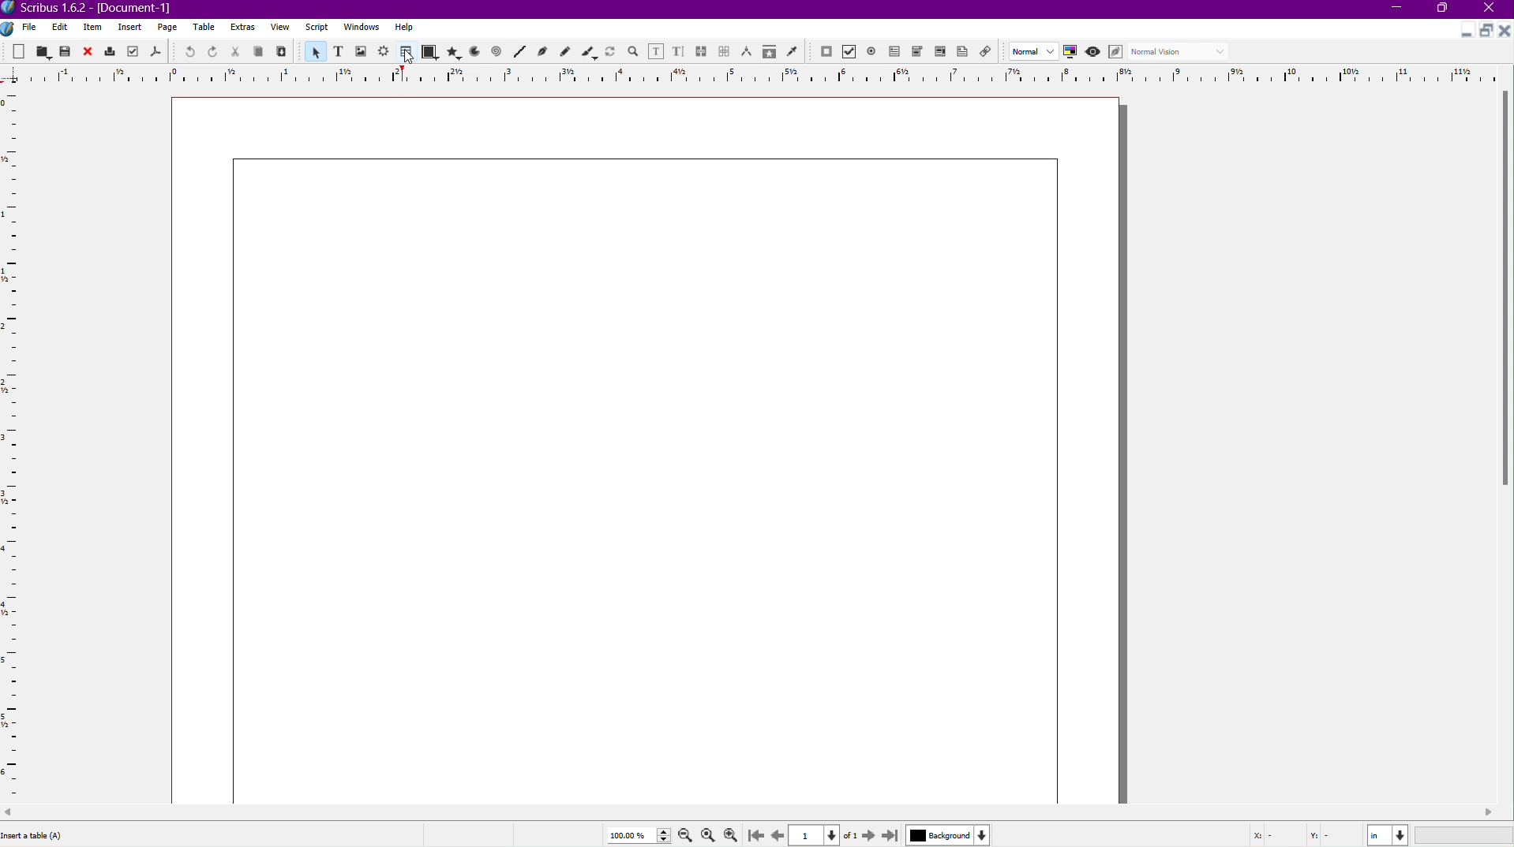  Describe the element at coordinates (260, 51) in the screenshot. I see `Copy` at that location.